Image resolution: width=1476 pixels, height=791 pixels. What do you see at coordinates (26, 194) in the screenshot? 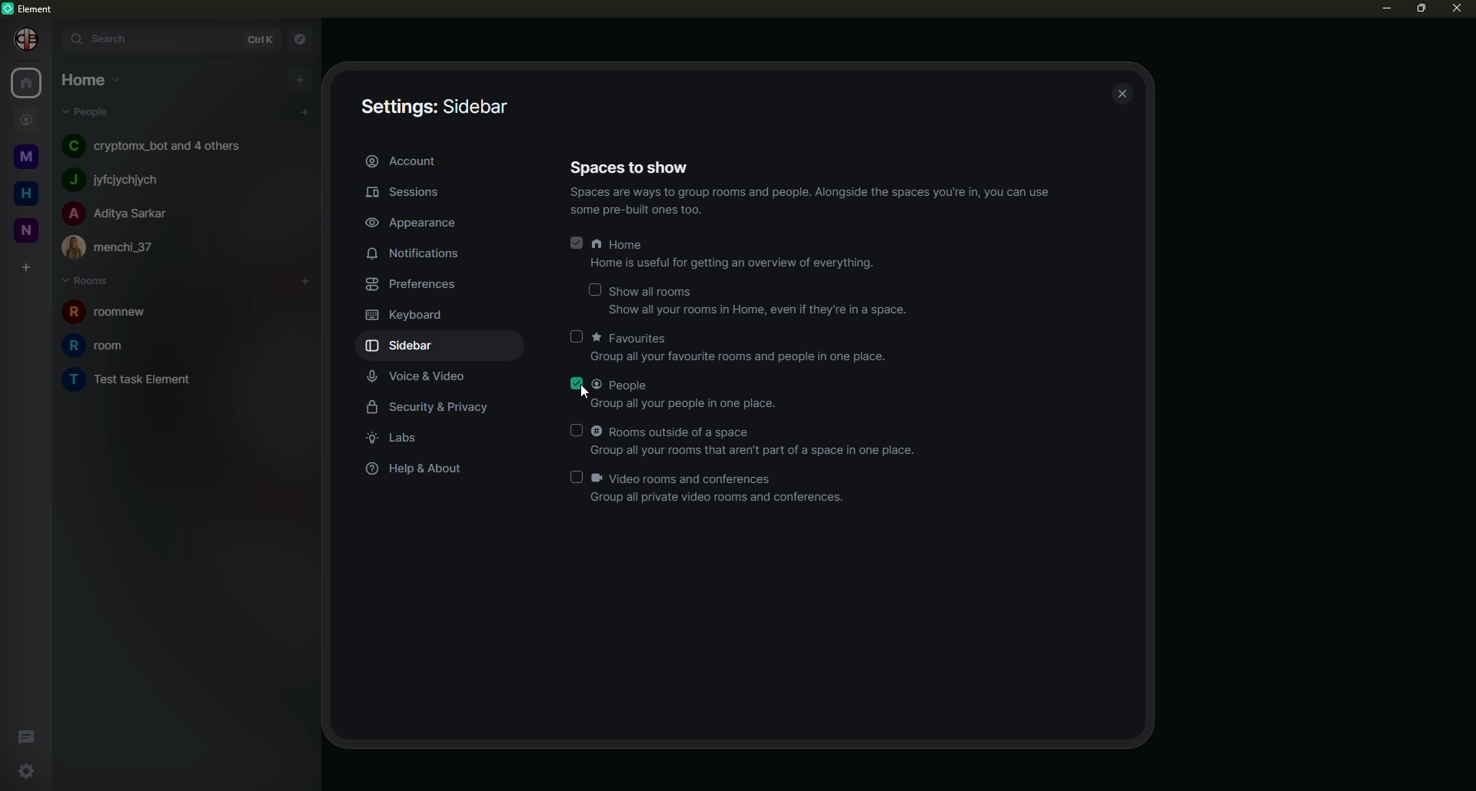
I see `home` at bounding box center [26, 194].